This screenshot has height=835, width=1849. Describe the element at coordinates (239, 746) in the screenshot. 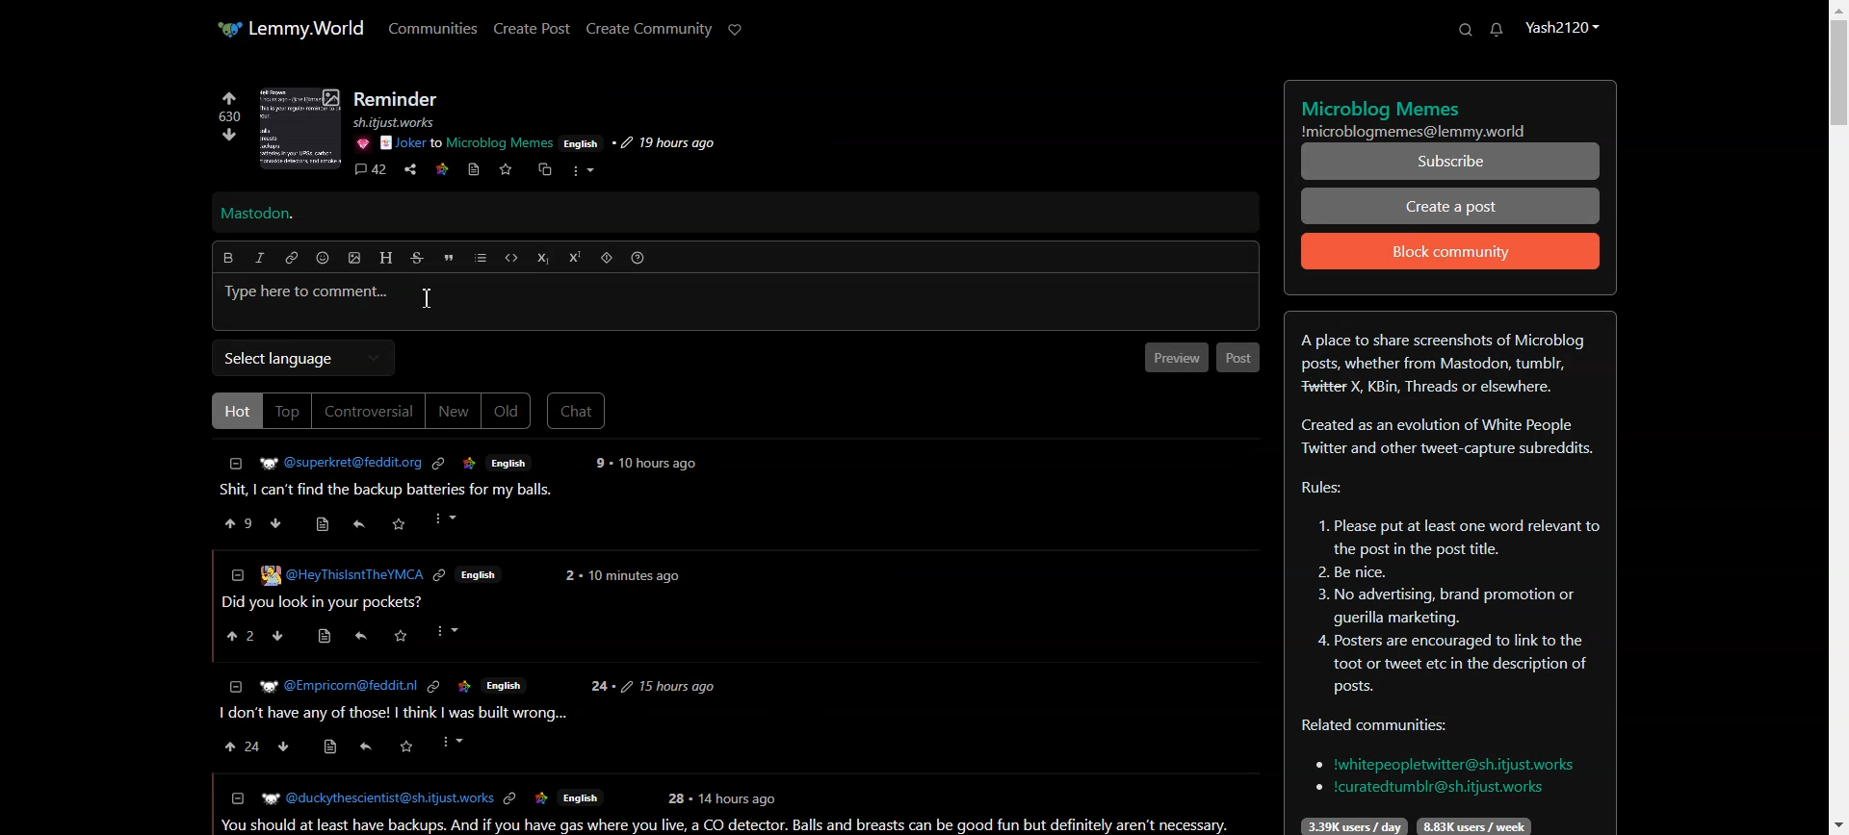

I see `a» 24` at that location.